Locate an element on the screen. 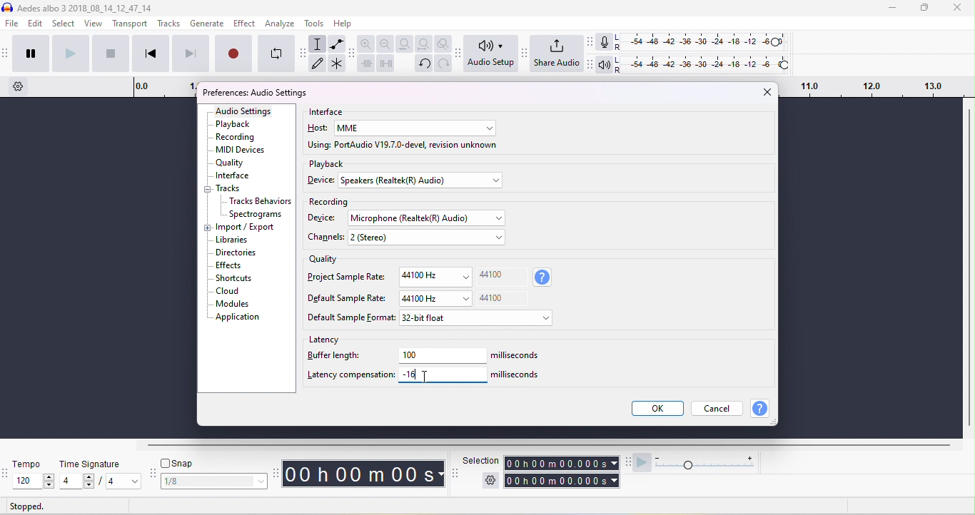  timeline is located at coordinates (164, 87).